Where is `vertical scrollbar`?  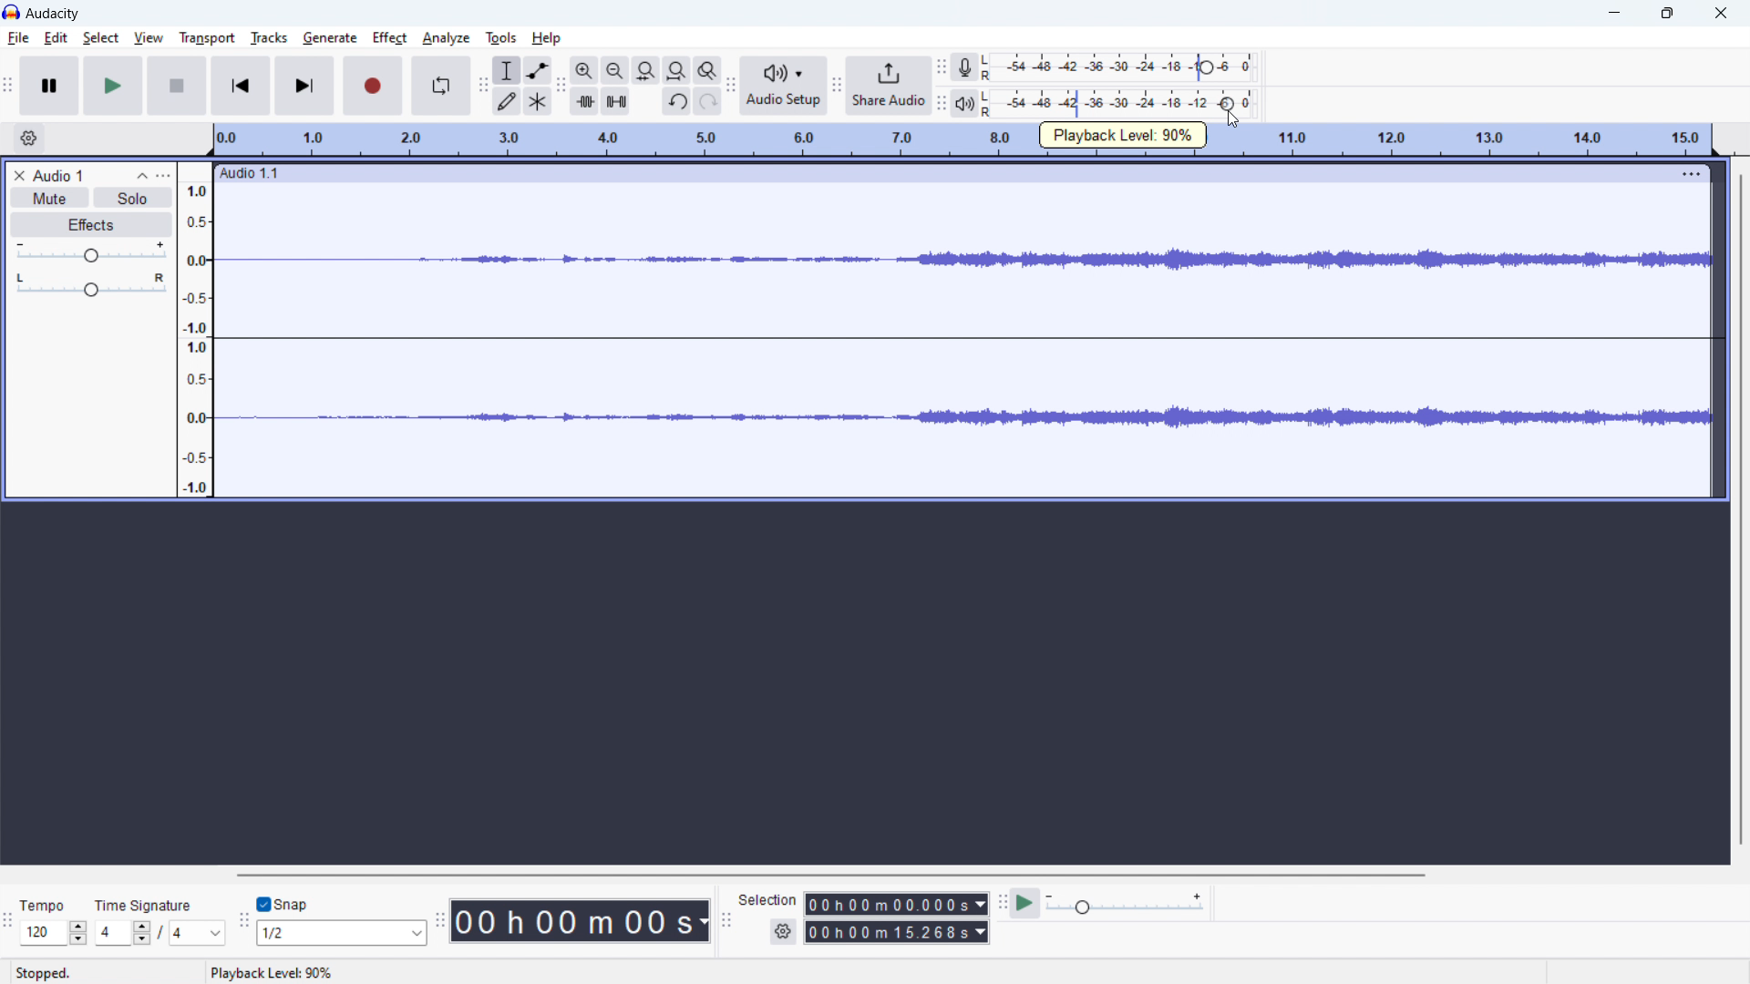
vertical scrollbar is located at coordinates (1739, 507).